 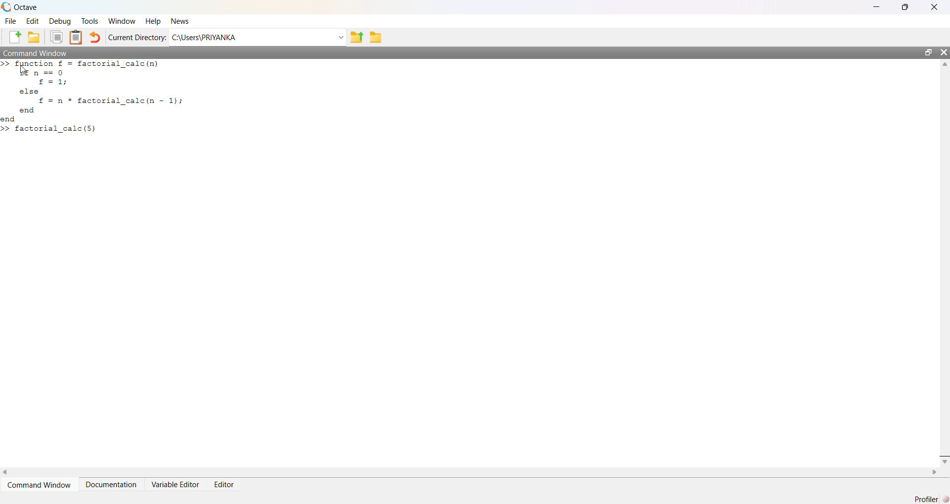 I want to click on scroll right, so click(x=935, y=472).